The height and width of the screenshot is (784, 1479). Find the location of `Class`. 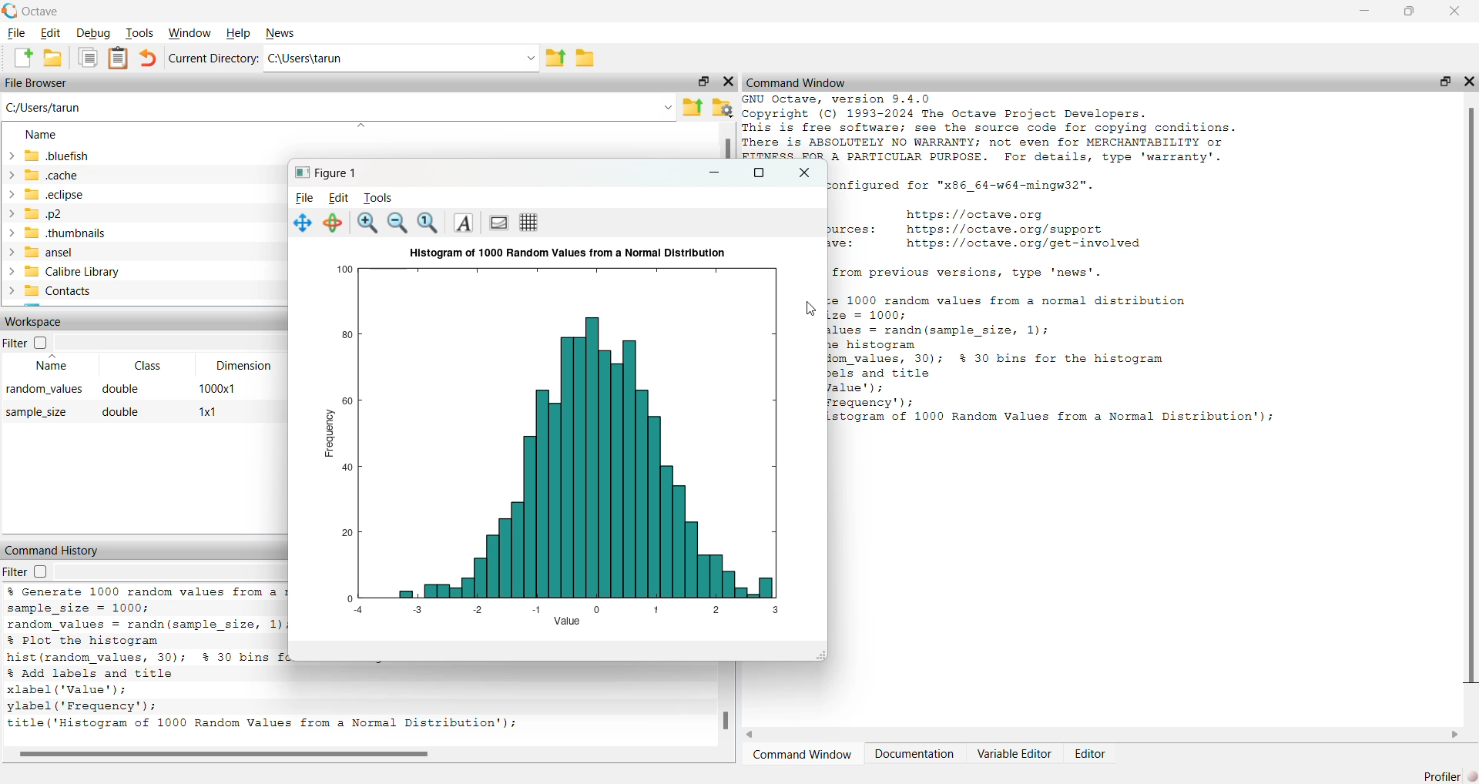

Class is located at coordinates (152, 366).